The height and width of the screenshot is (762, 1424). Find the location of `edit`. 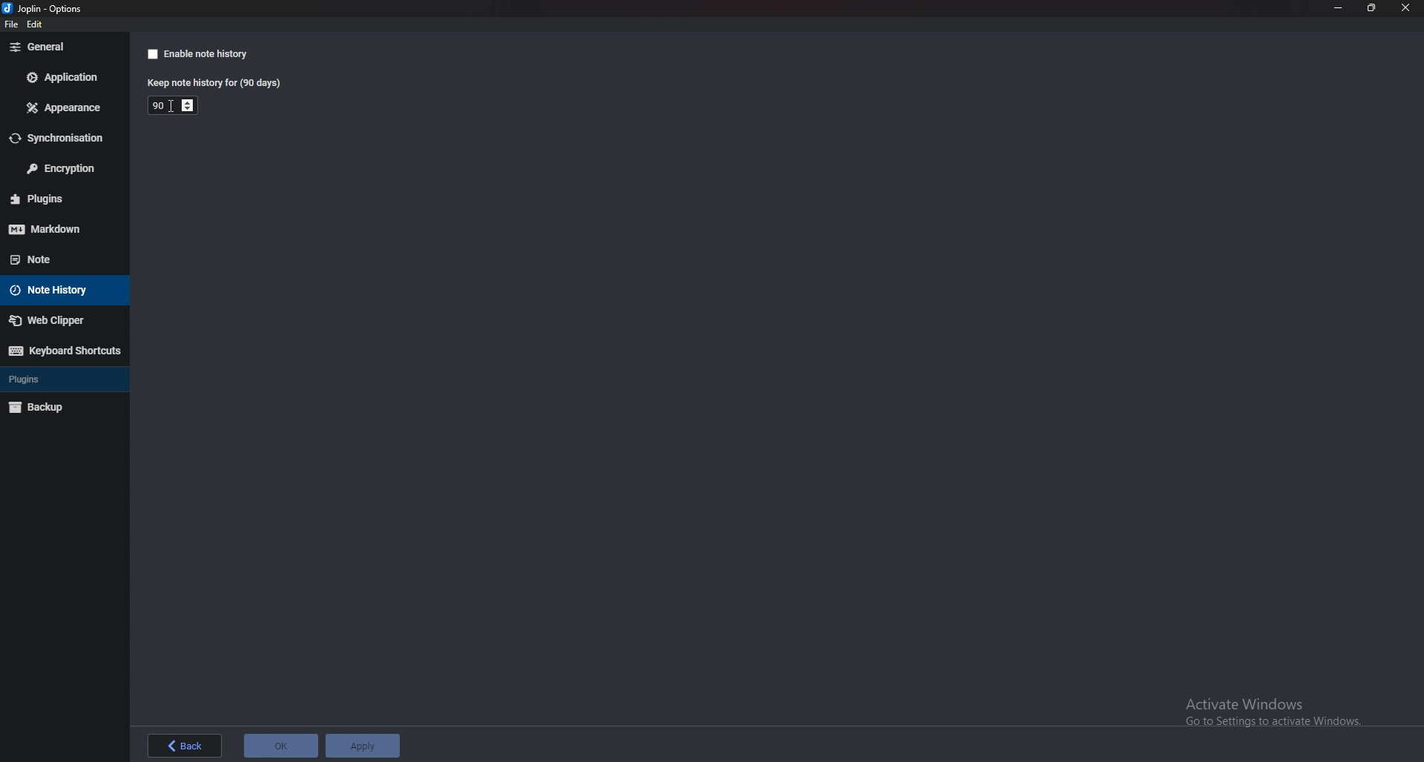

edit is located at coordinates (37, 24).